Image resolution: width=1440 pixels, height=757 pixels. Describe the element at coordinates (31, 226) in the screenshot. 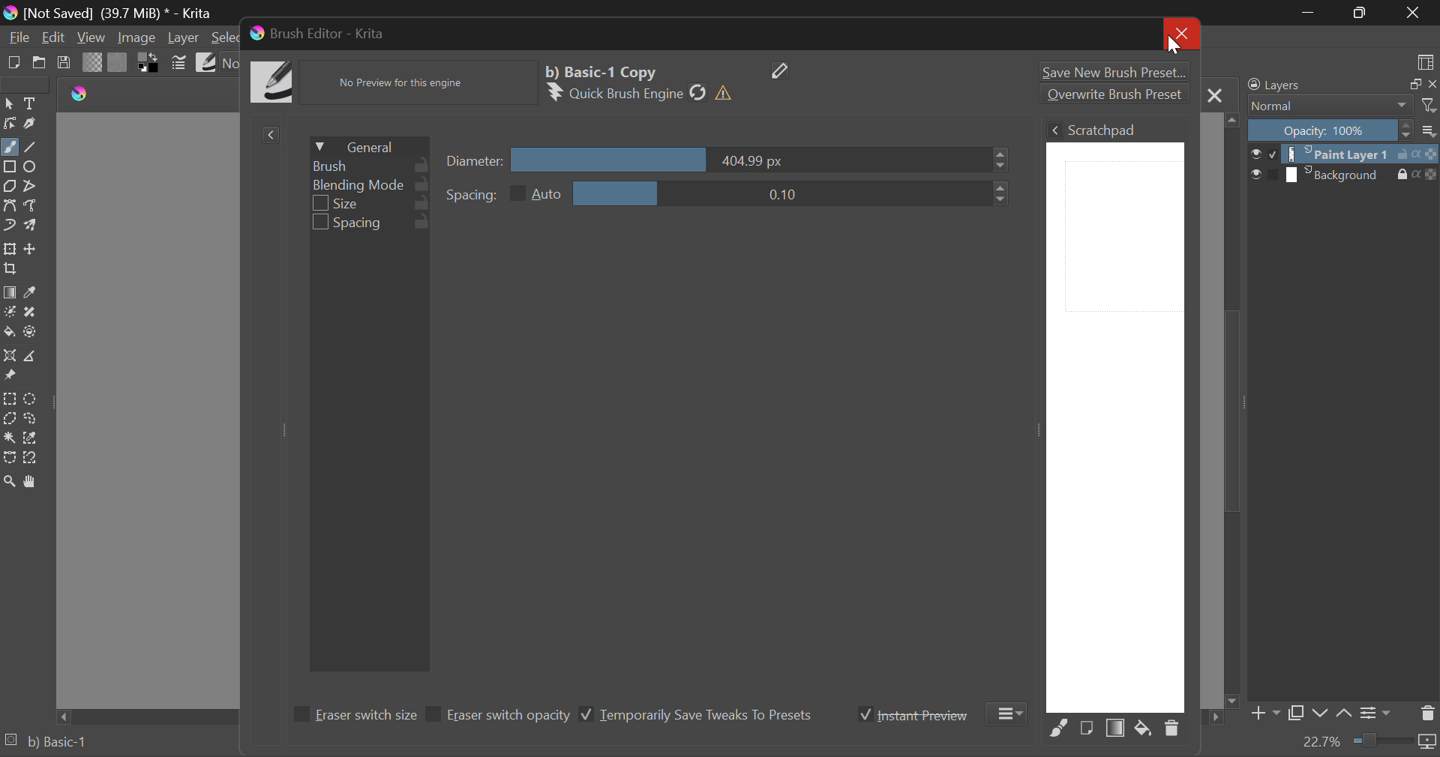

I see `Multibrush Tool` at that location.